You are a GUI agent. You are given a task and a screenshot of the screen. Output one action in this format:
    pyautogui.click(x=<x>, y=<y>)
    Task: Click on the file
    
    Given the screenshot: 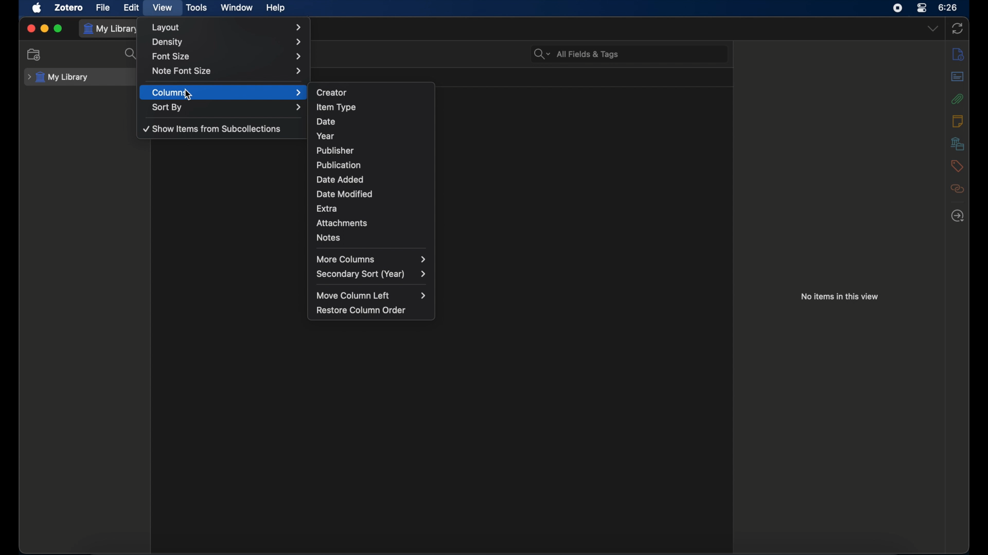 What is the action you would take?
    pyautogui.click(x=102, y=7)
    